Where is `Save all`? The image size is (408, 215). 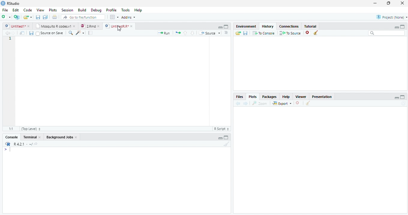 Save all is located at coordinates (46, 17).